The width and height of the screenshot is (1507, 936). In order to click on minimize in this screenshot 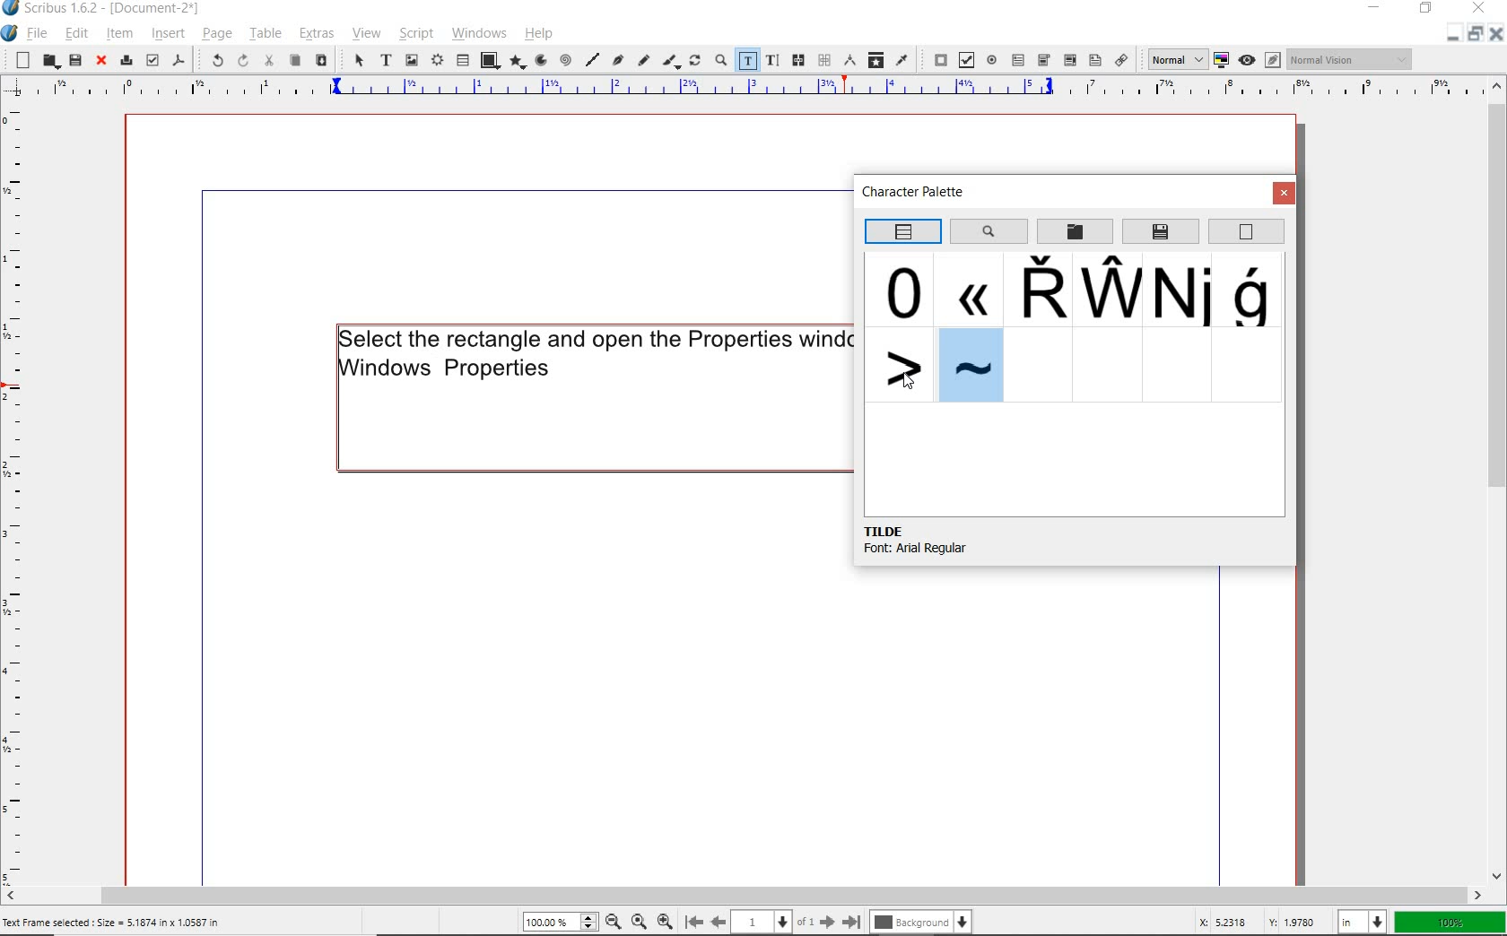, I will do `click(1377, 6)`.